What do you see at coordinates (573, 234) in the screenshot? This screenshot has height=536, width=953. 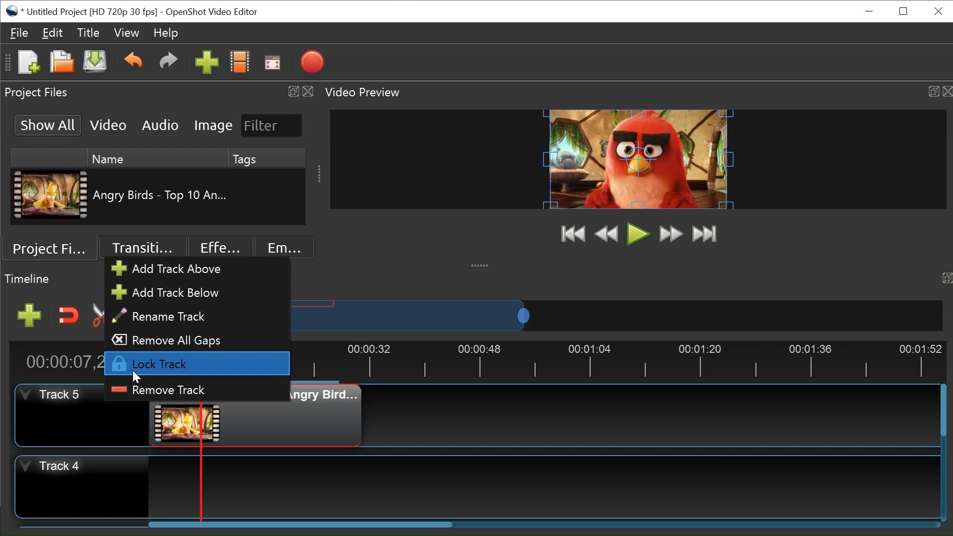 I see `Jump to Start` at bounding box center [573, 234].